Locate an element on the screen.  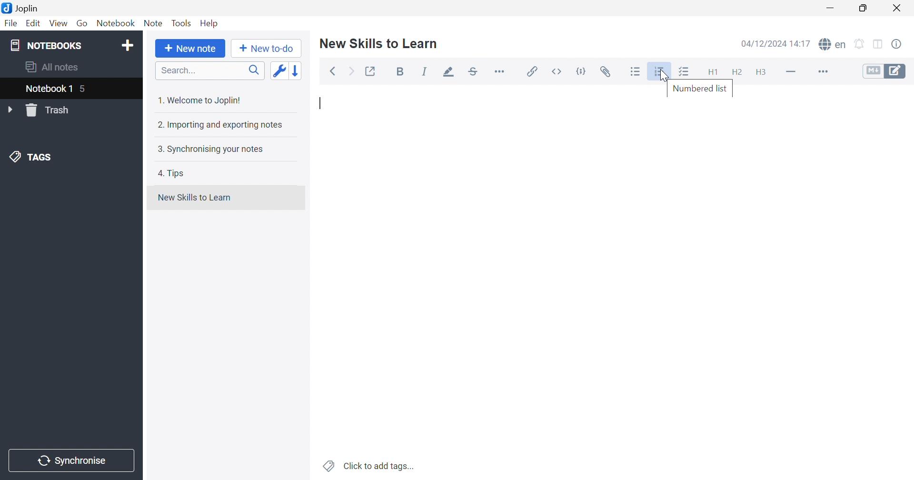
Note properties is located at coordinates (896, 44).